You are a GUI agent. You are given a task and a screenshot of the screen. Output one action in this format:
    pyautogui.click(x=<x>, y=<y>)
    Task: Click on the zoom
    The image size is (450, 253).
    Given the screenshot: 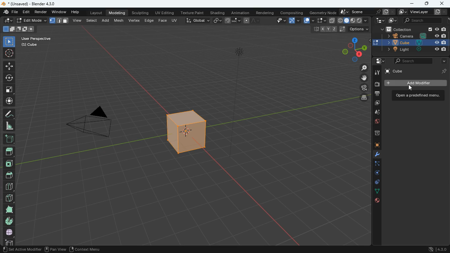 What is the action you would take?
    pyautogui.click(x=363, y=68)
    